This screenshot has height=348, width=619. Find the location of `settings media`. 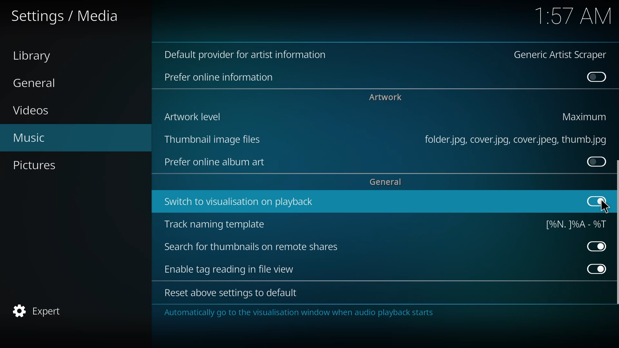

settings media is located at coordinates (68, 17).